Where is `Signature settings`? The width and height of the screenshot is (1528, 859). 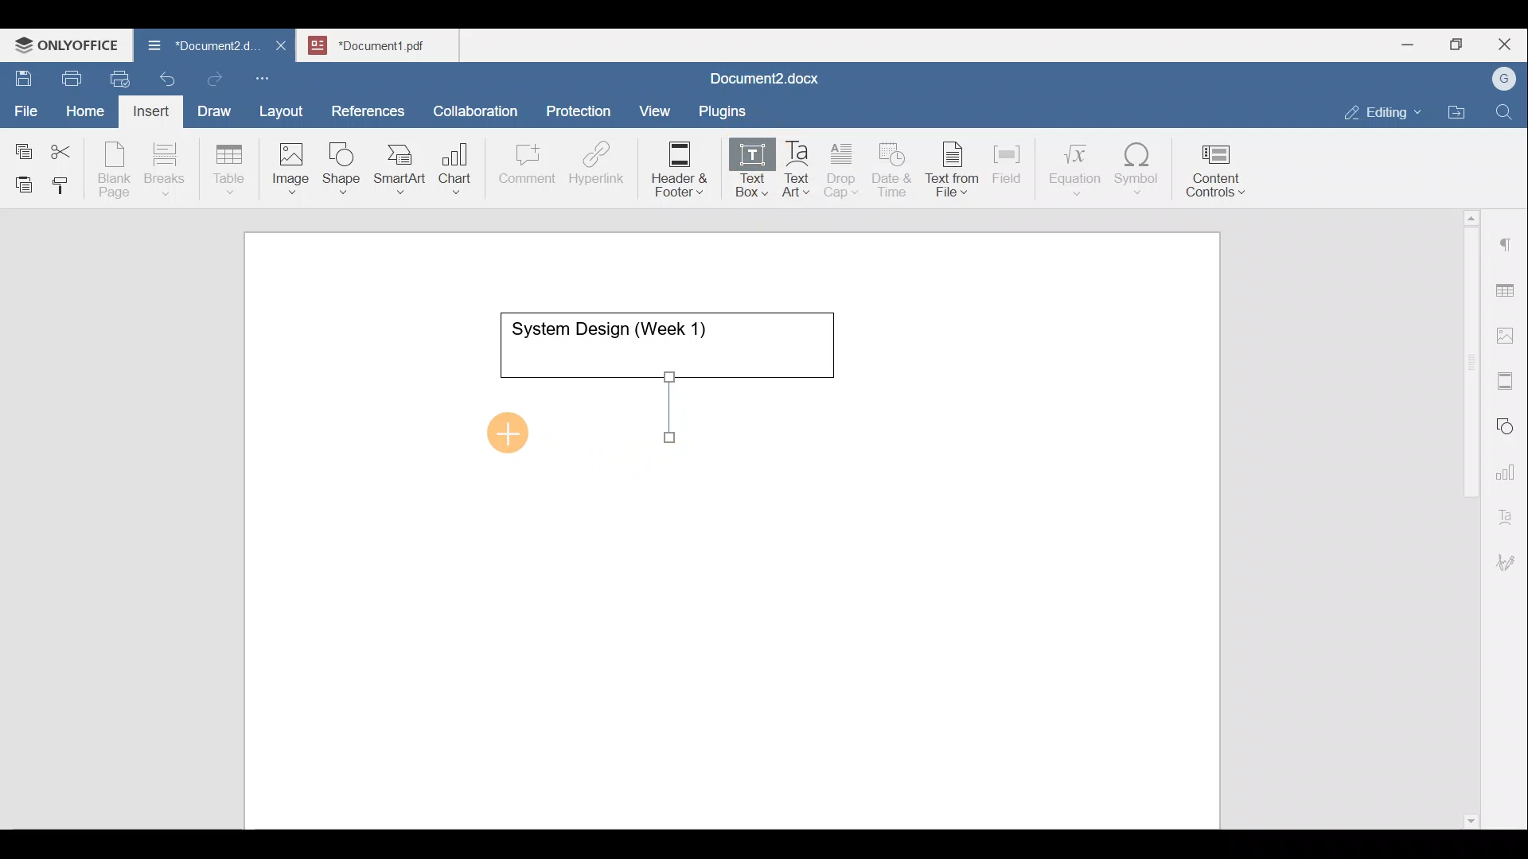
Signature settings is located at coordinates (1510, 557).